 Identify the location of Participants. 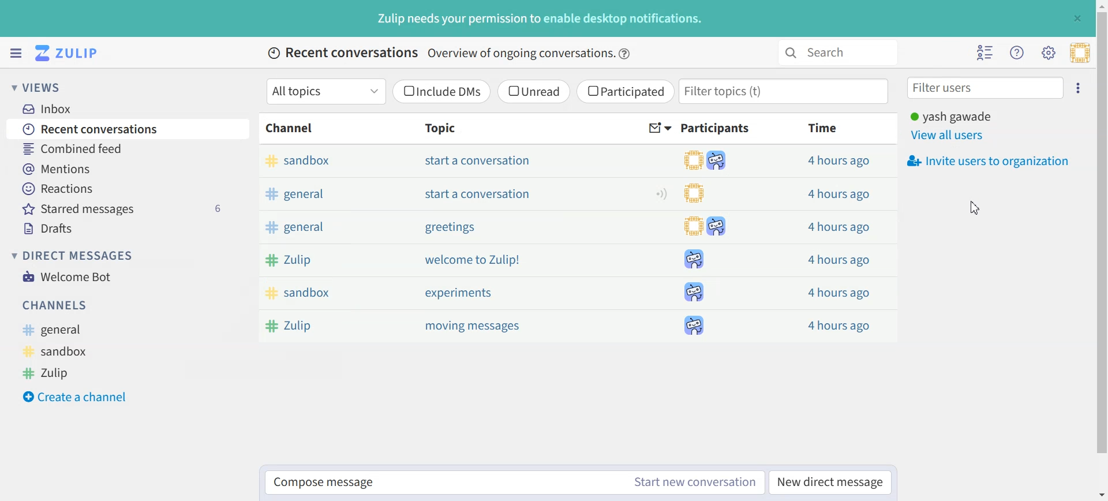
(717, 128).